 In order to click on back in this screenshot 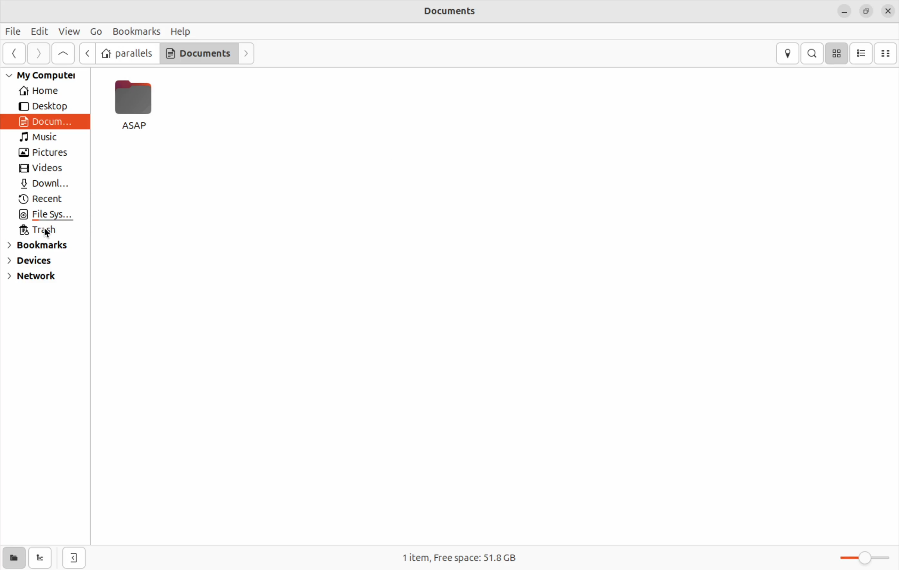, I will do `click(86, 53)`.